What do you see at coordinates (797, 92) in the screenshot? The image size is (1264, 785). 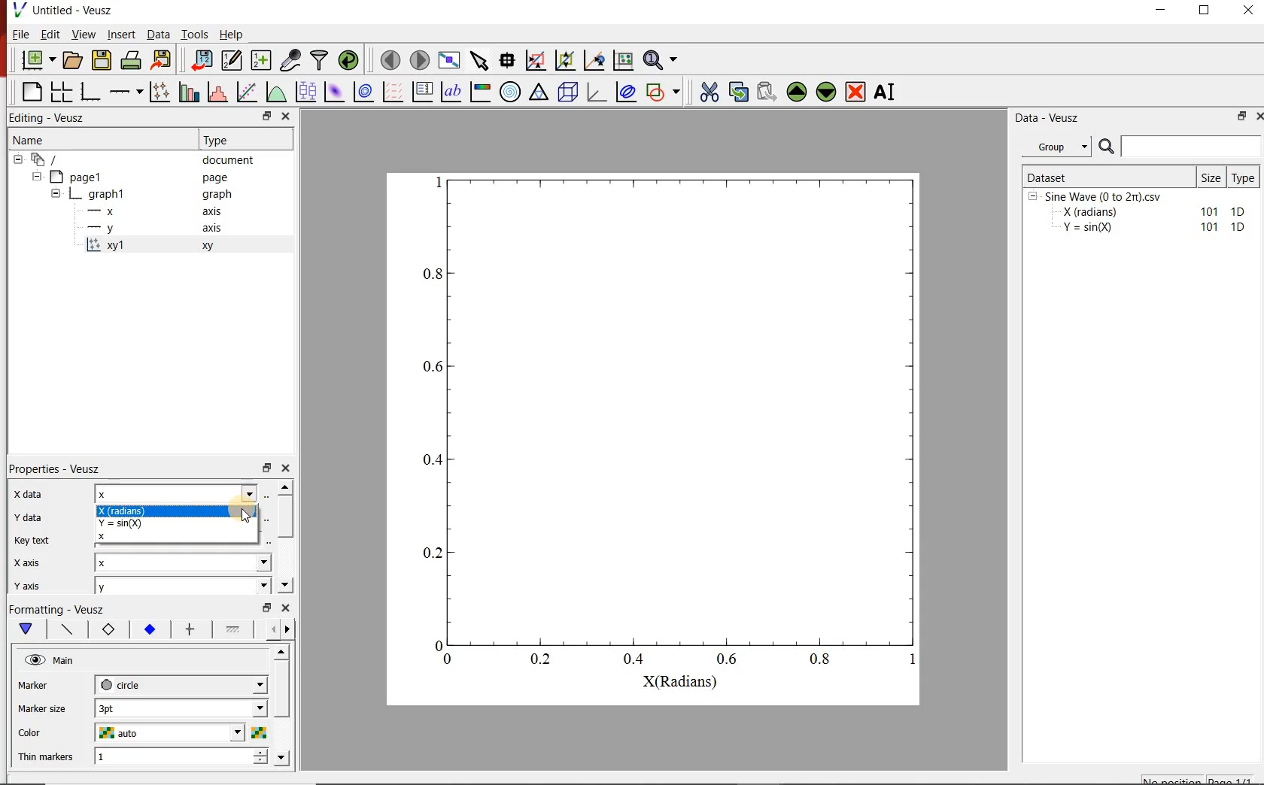 I see `move up` at bounding box center [797, 92].